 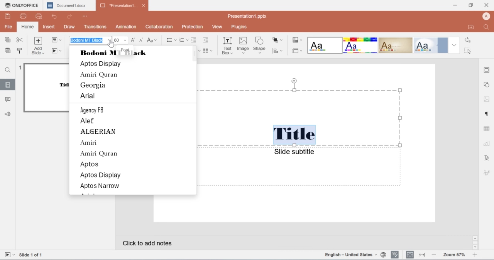 What do you see at coordinates (58, 51) in the screenshot?
I see `play` at bounding box center [58, 51].